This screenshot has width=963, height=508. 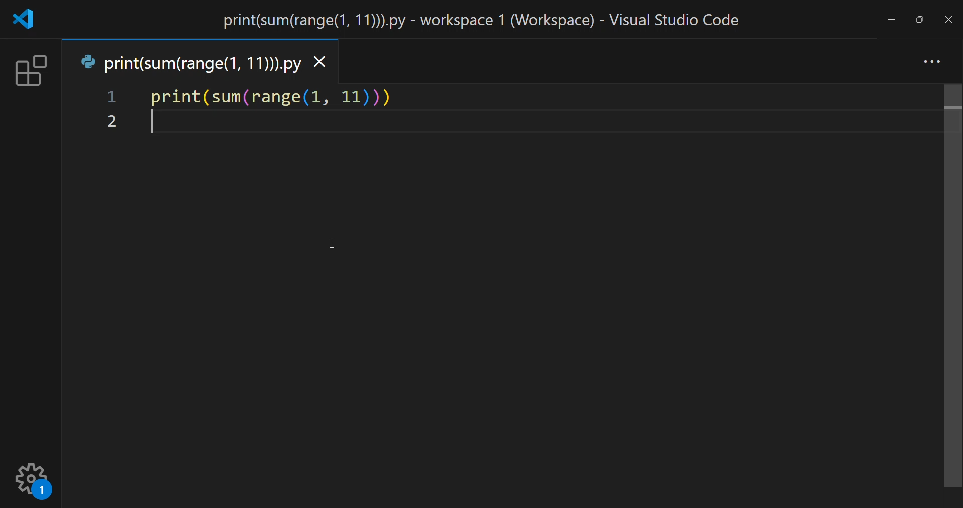 I want to click on close tab, so click(x=320, y=63).